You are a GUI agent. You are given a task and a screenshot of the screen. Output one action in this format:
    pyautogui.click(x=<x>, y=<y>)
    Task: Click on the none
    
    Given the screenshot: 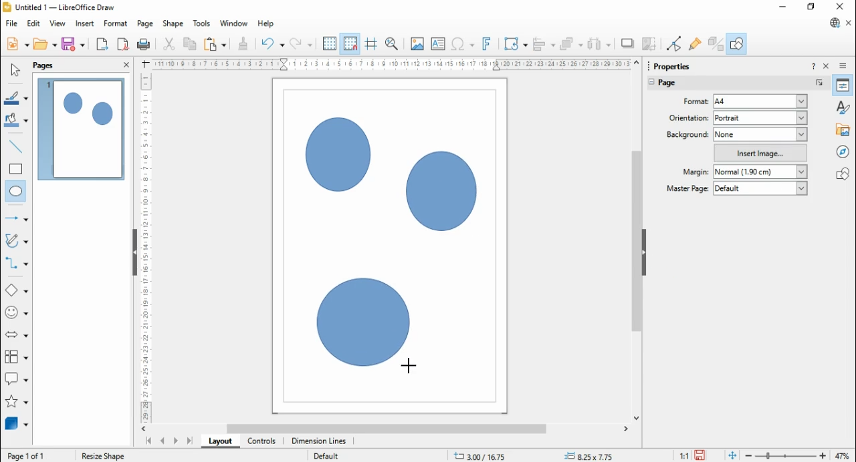 What is the action you would take?
    pyautogui.click(x=760, y=134)
    